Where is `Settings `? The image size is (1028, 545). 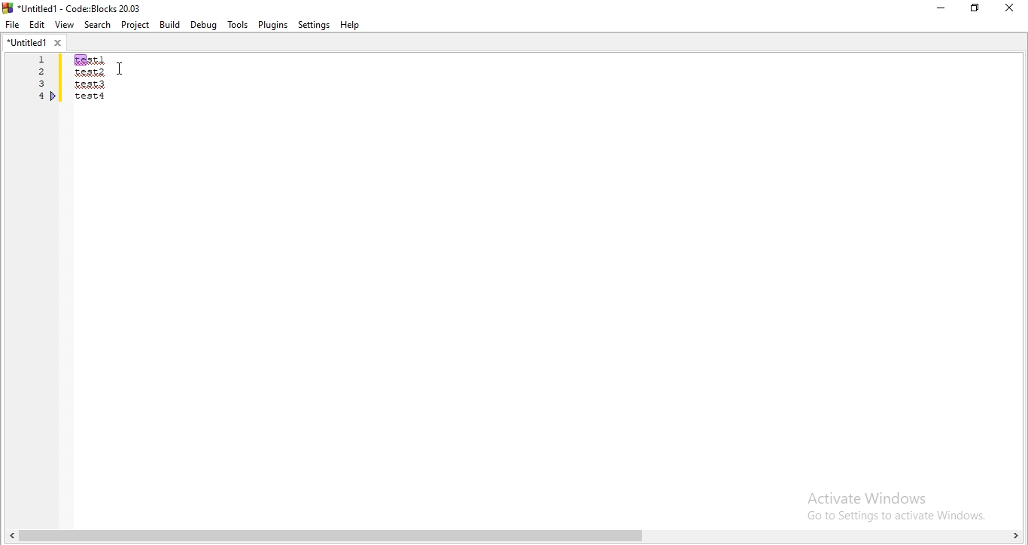 Settings  is located at coordinates (315, 25).